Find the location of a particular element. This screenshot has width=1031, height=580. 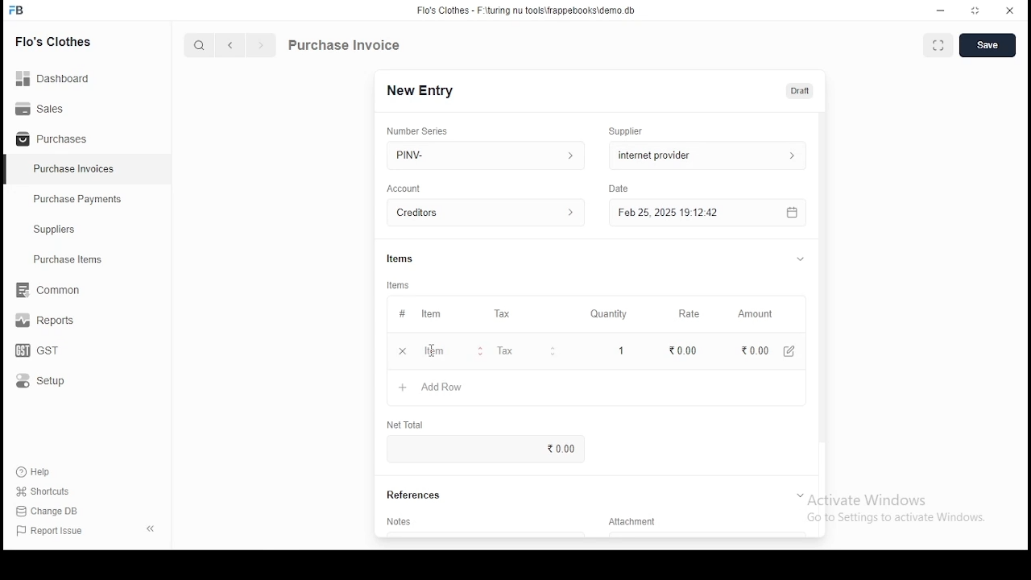

add row is located at coordinates (429, 388).